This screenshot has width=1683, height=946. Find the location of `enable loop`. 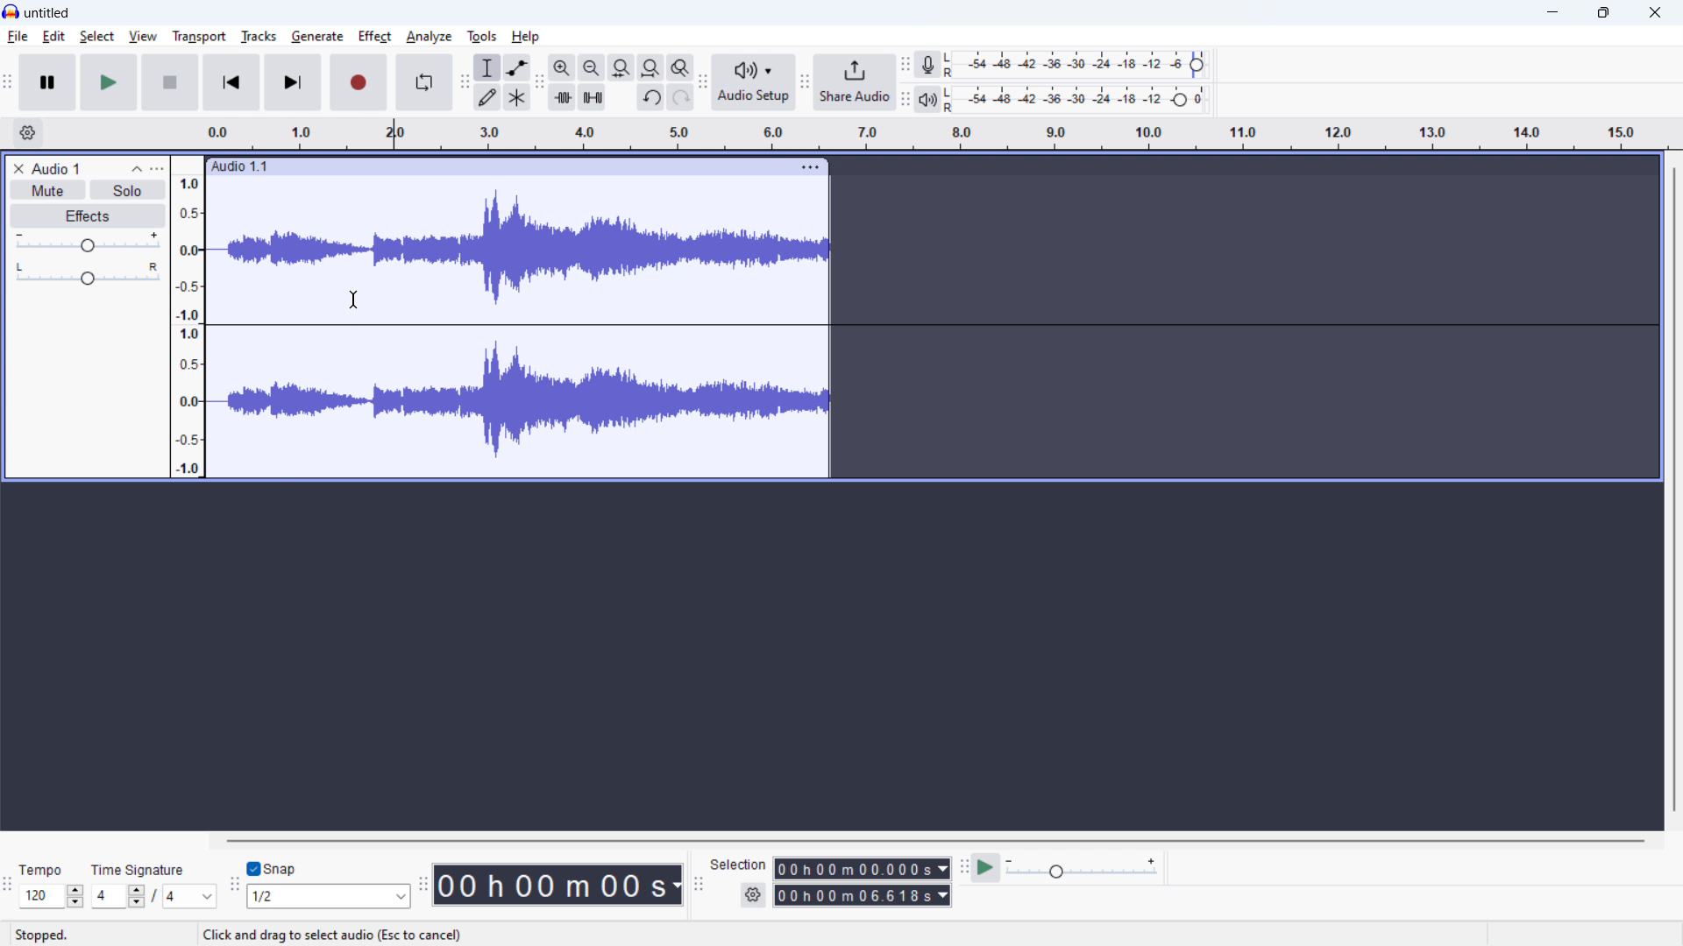

enable loop is located at coordinates (424, 82).